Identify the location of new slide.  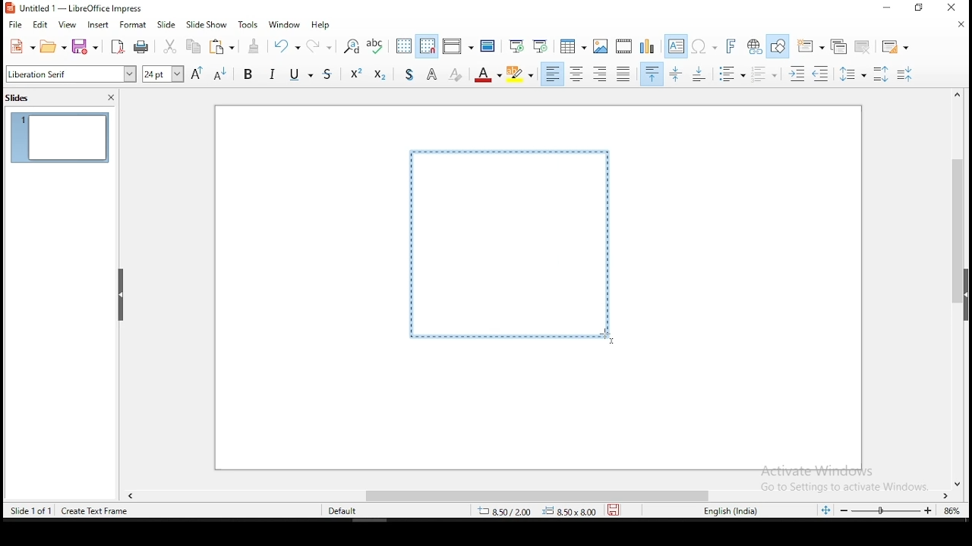
(809, 45).